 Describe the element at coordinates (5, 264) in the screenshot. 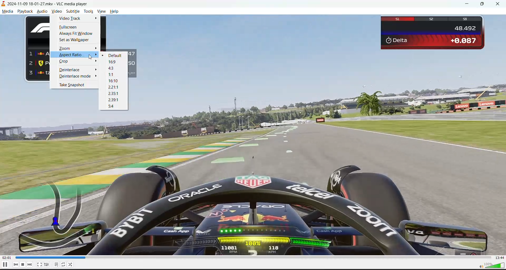

I see `pause` at that location.